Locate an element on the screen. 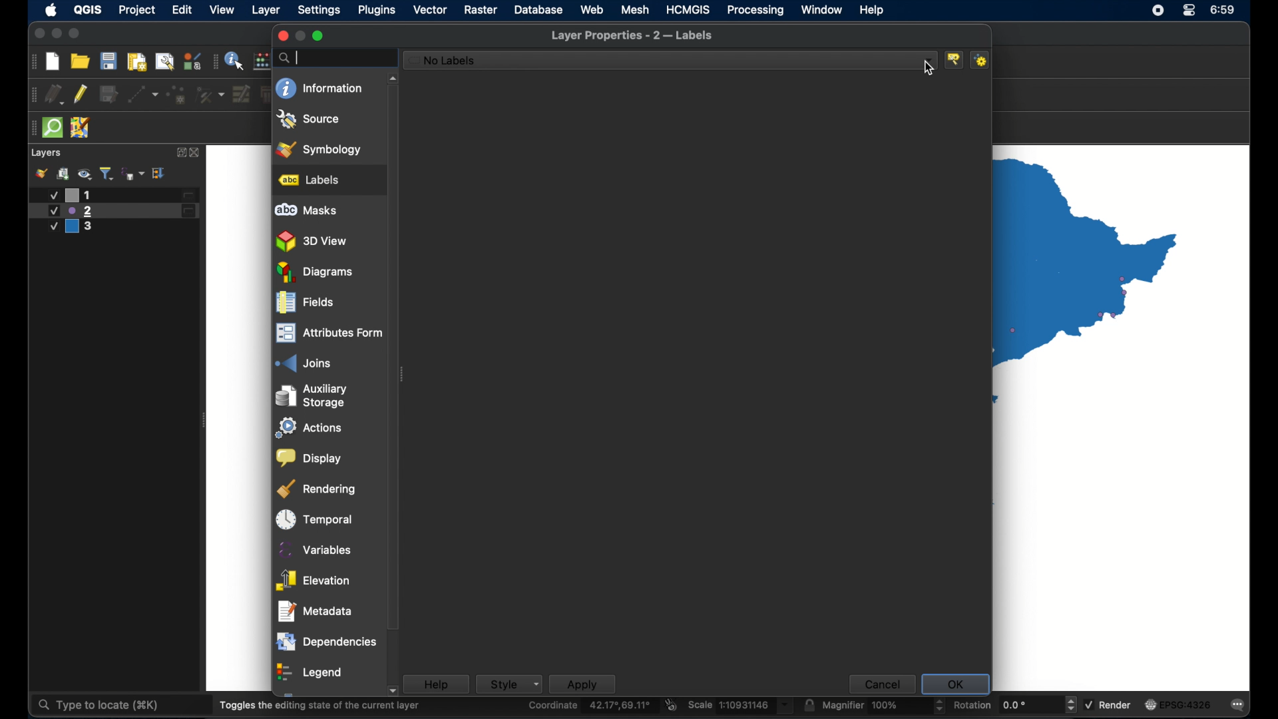  joins is located at coordinates (302, 363).